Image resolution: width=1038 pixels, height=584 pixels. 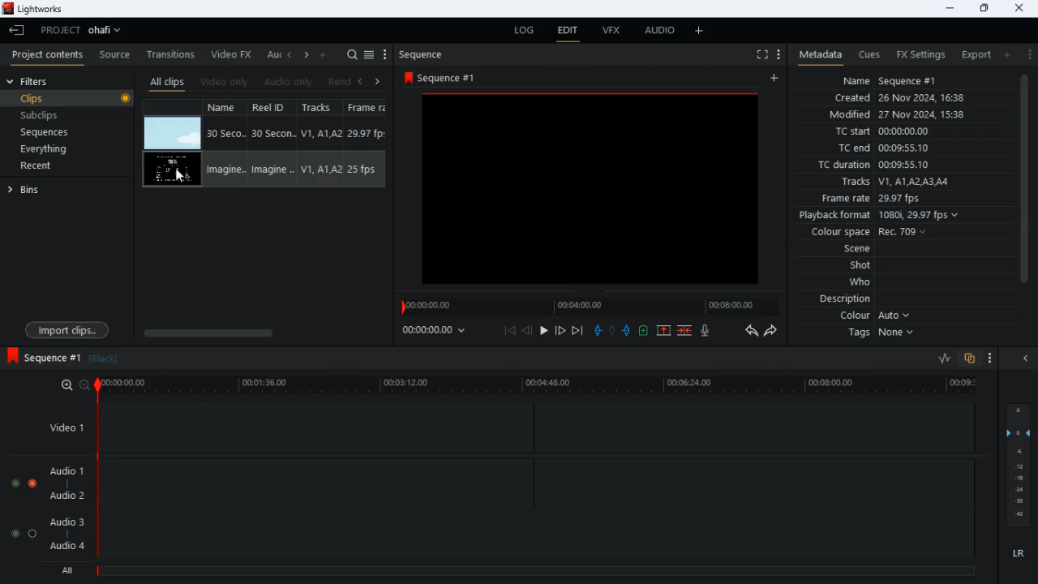 What do you see at coordinates (17, 28) in the screenshot?
I see `leave` at bounding box center [17, 28].